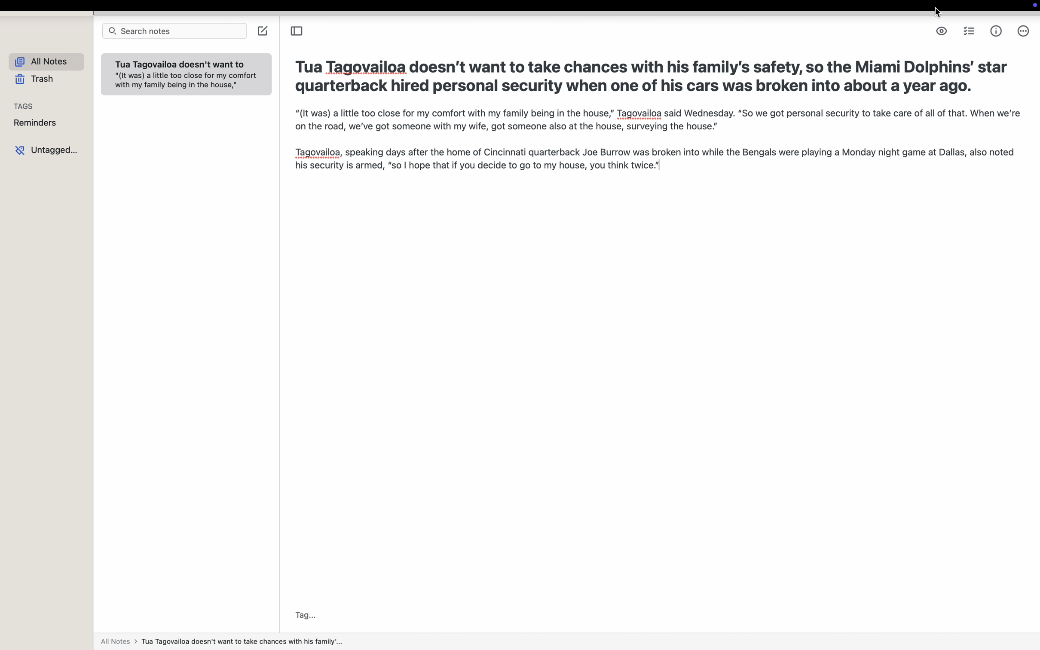 This screenshot has width=1040, height=650. I want to click on tags, so click(24, 106).